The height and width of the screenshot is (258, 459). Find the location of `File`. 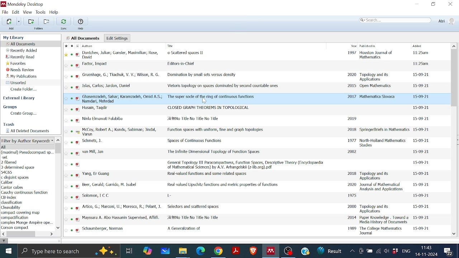

File is located at coordinates (5, 12).